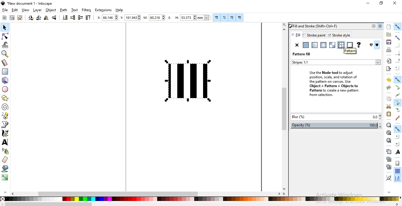 The image size is (402, 206). Describe the element at coordinates (5, 151) in the screenshot. I see `spray objects by sculpting or painting` at that location.